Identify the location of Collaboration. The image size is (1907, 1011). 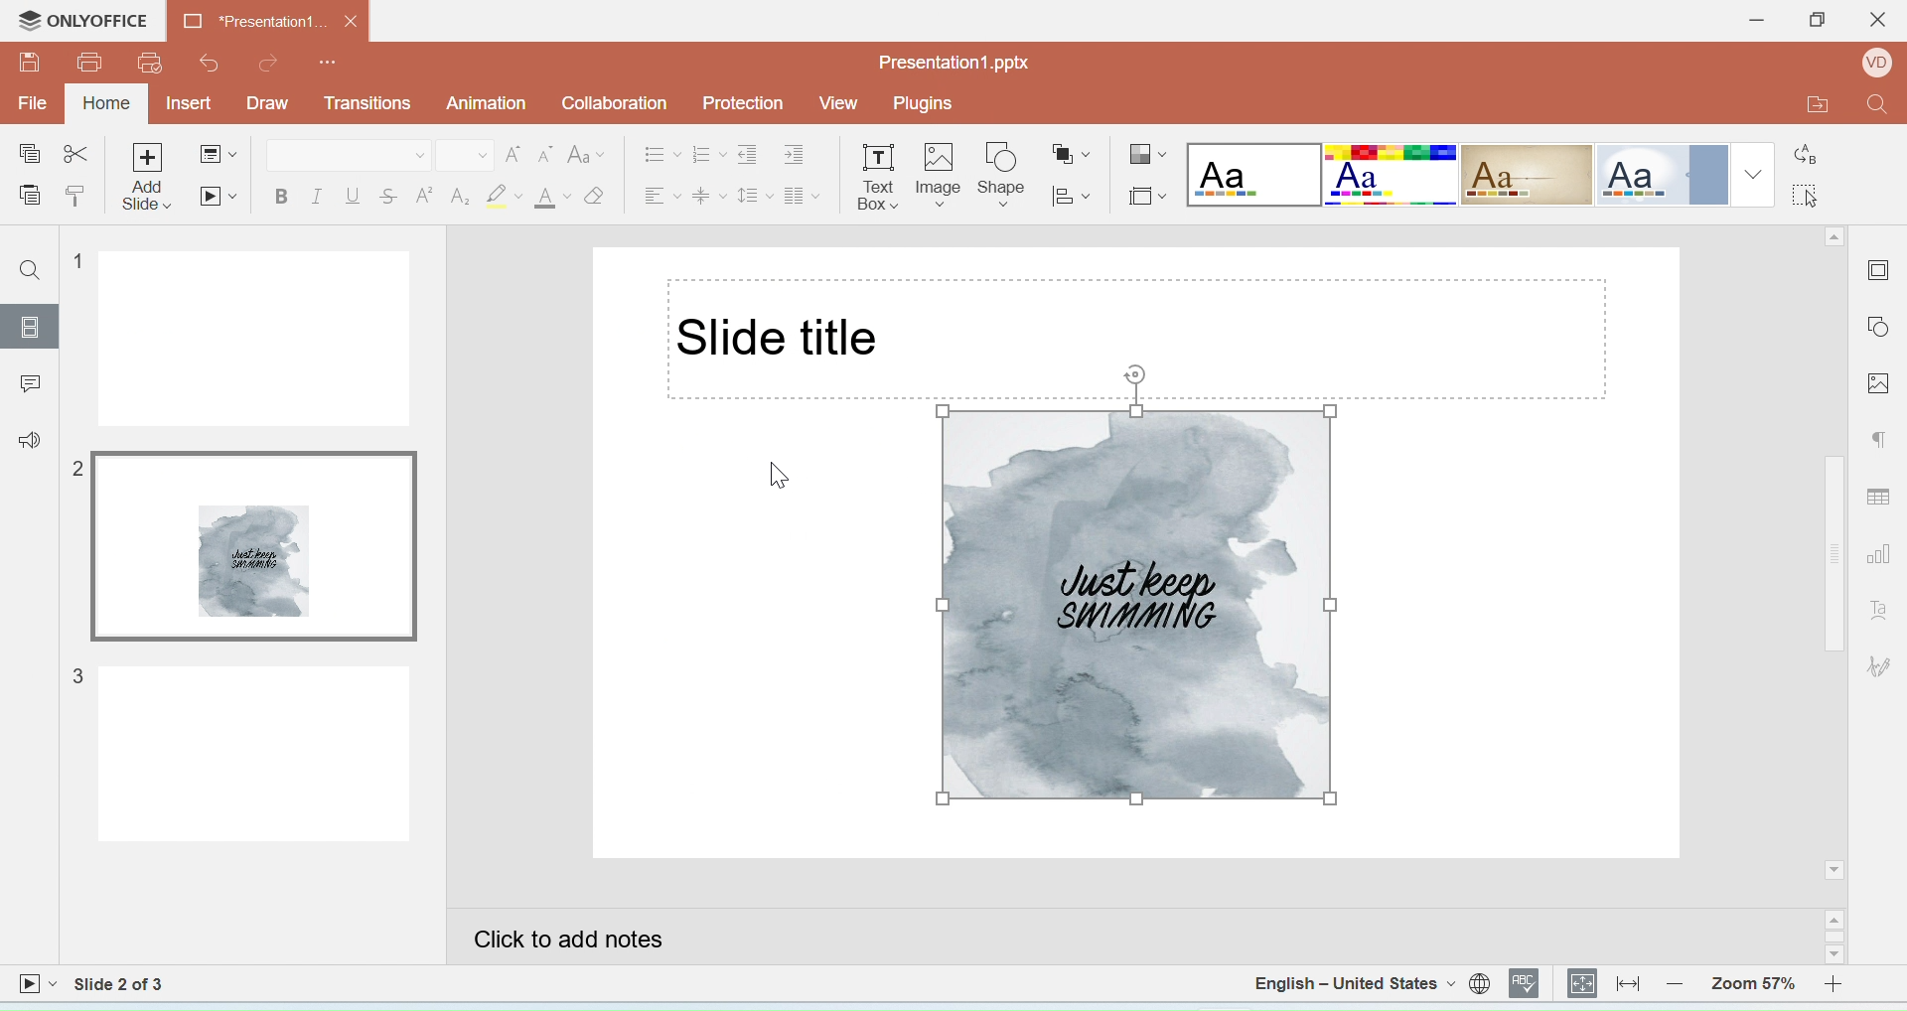
(622, 106).